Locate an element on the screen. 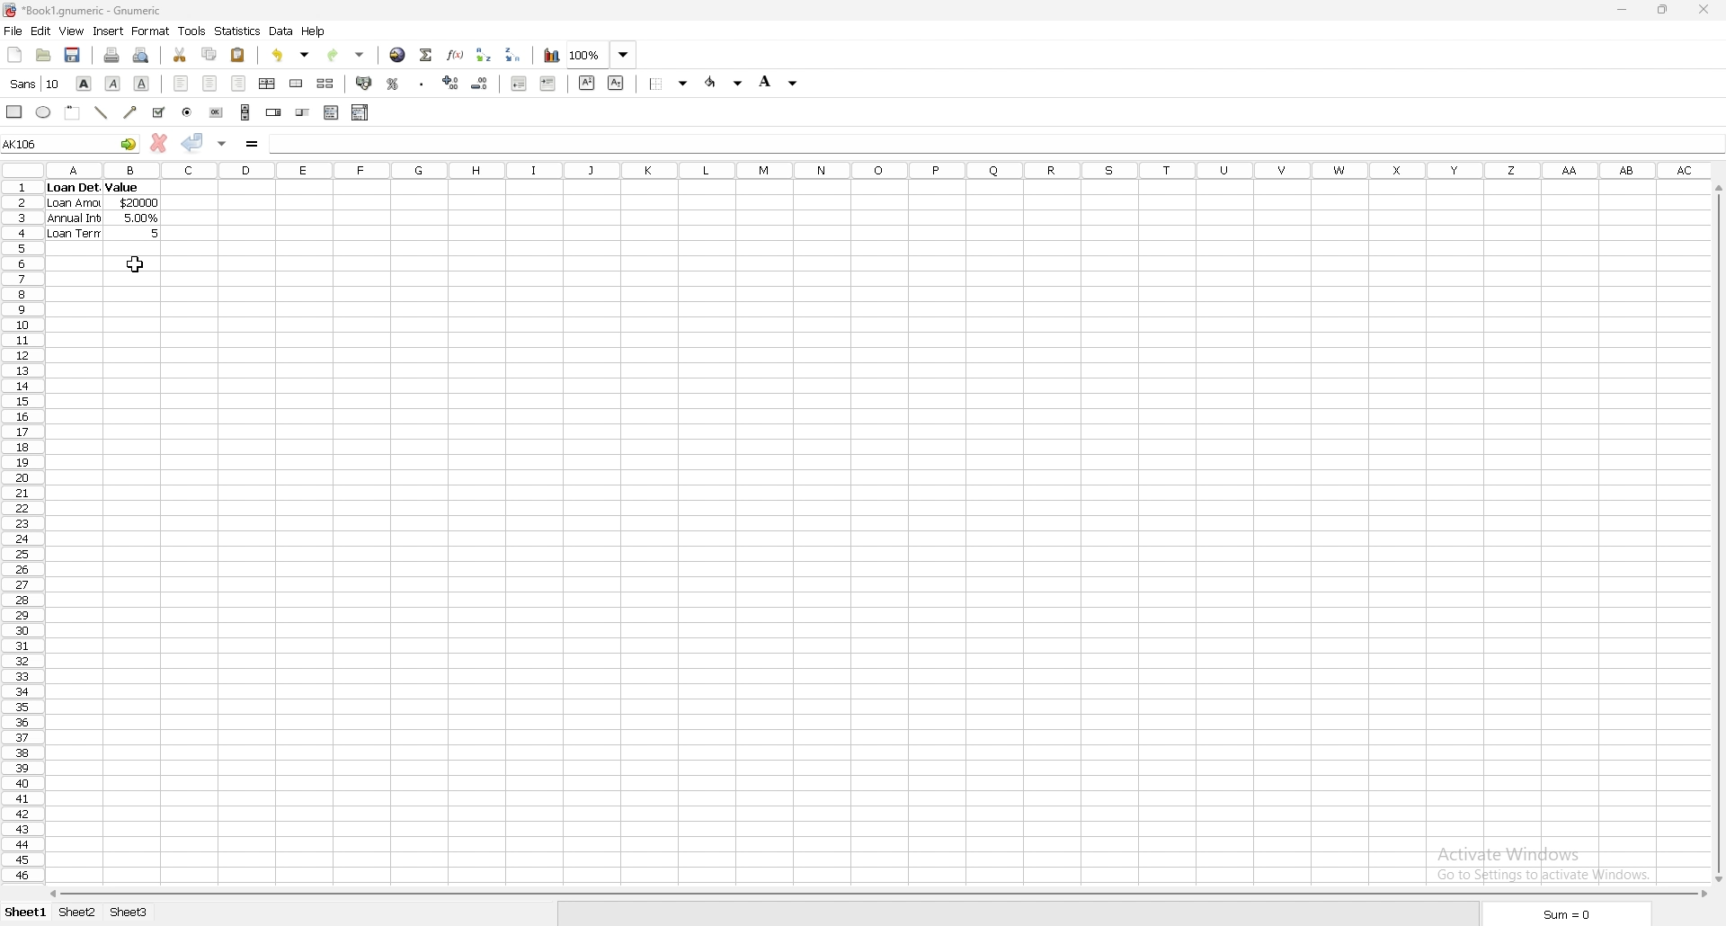 This screenshot has height=926, width=1726. file is located at coordinates (13, 31).